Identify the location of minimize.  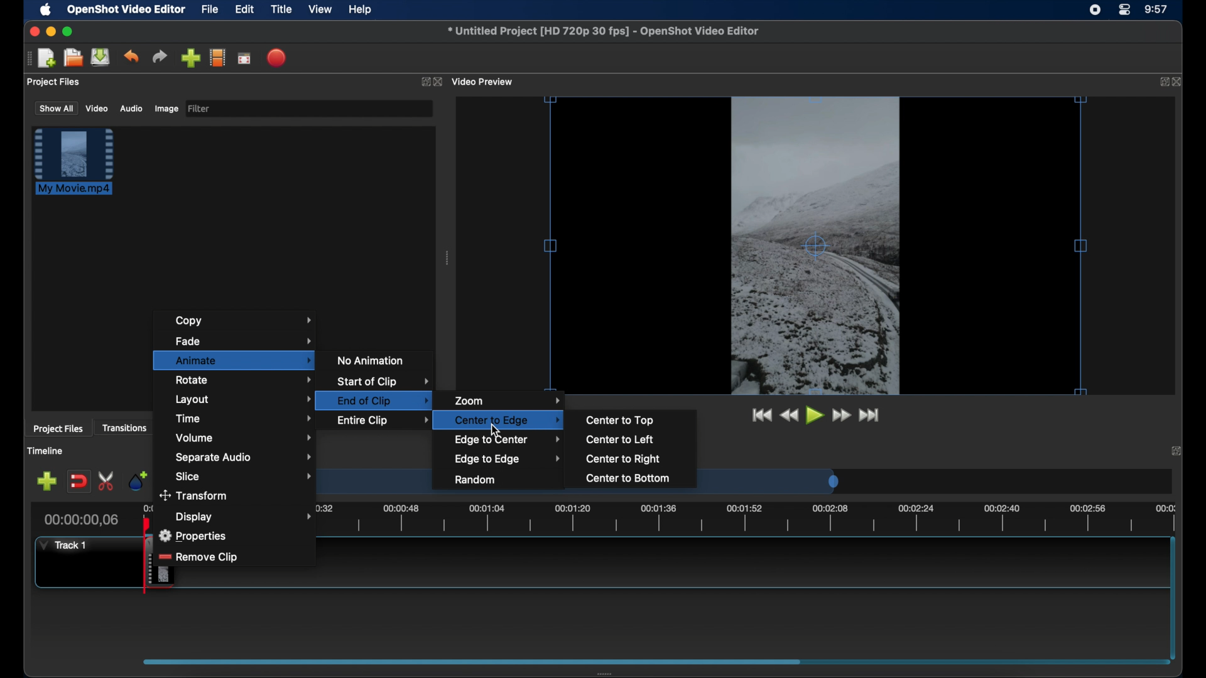
(51, 31).